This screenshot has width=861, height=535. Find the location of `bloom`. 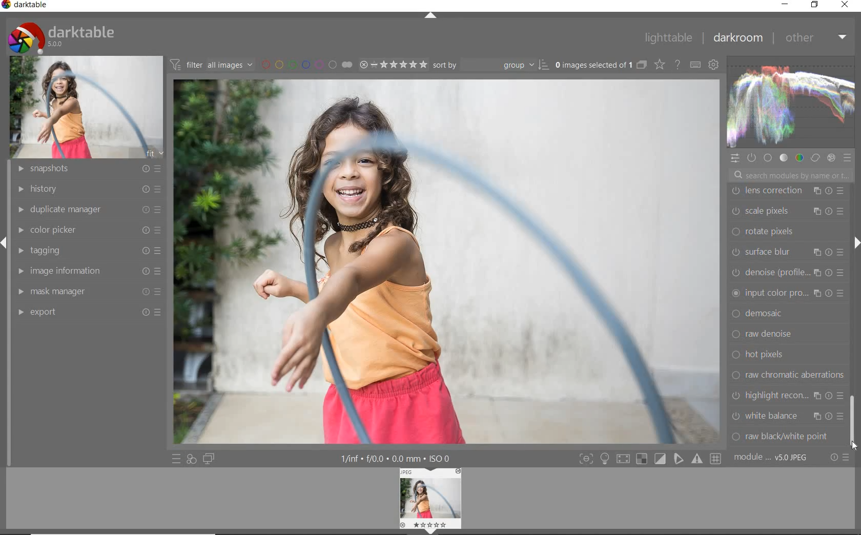

bloom is located at coordinates (787, 440).